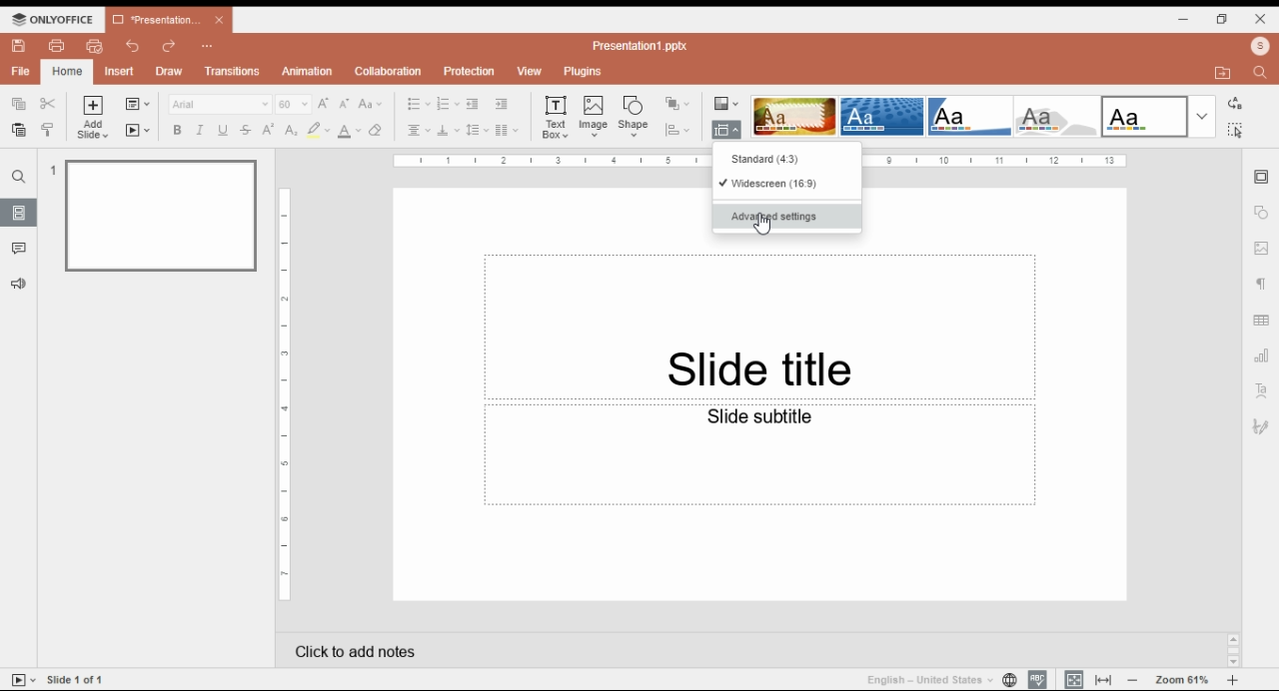 The width and height of the screenshot is (1279, 691). What do you see at coordinates (472, 105) in the screenshot?
I see `decrease indent` at bounding box center [472, 105].